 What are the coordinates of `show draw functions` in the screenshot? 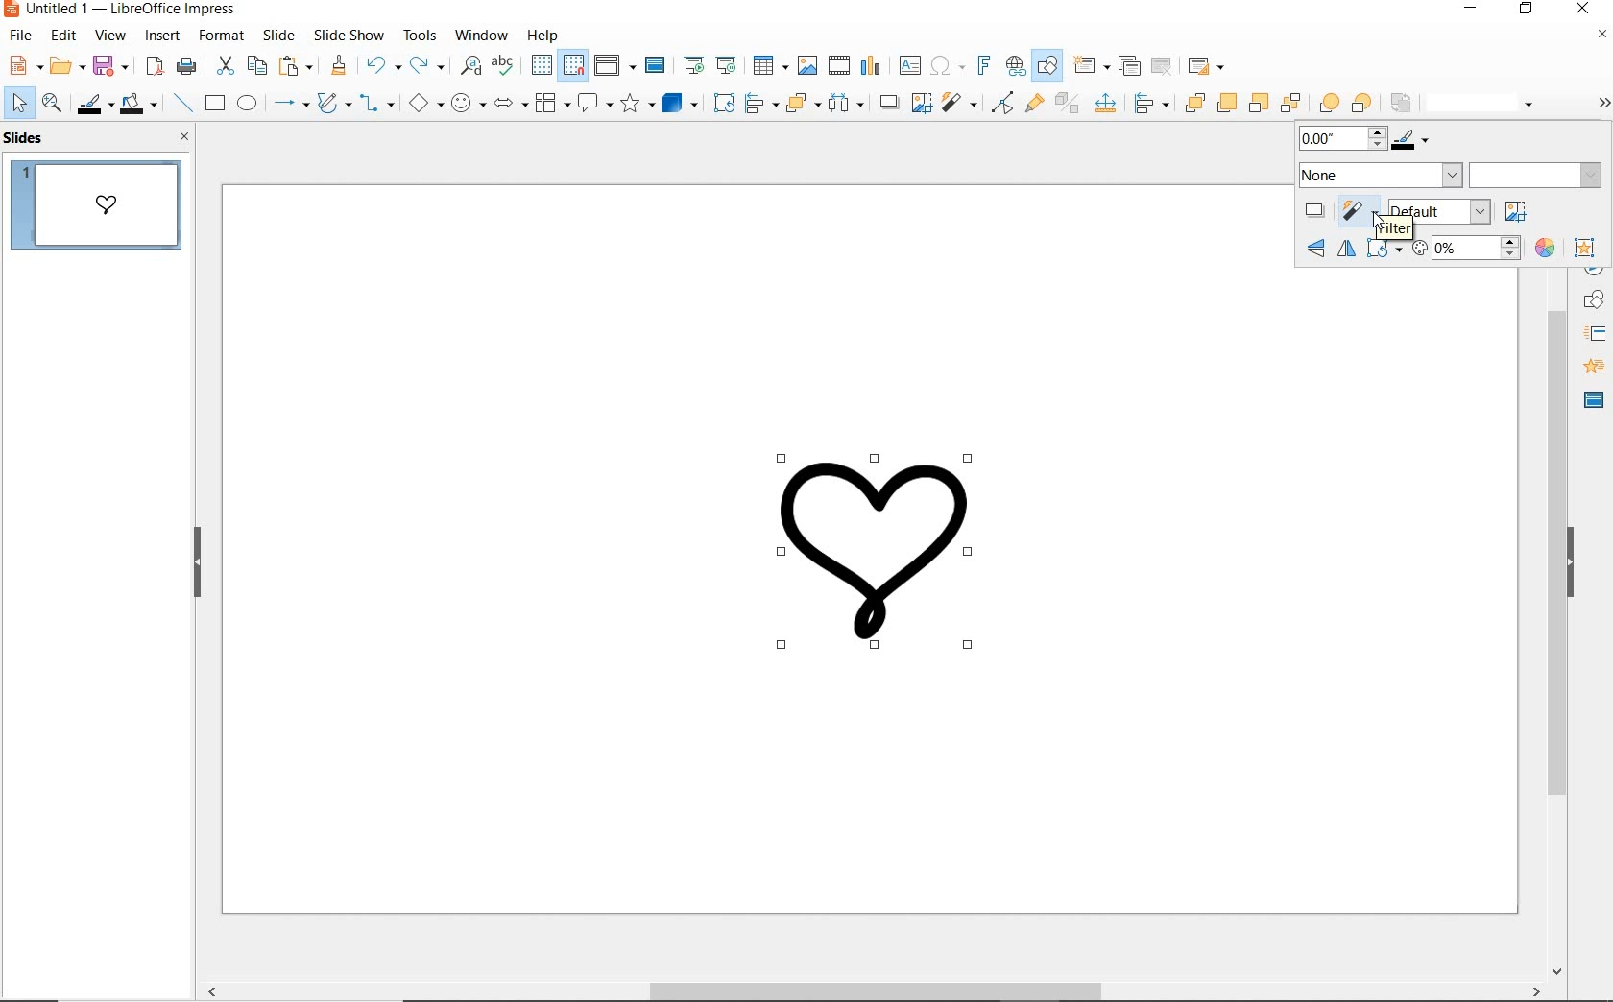 It's located at (1047, 67).